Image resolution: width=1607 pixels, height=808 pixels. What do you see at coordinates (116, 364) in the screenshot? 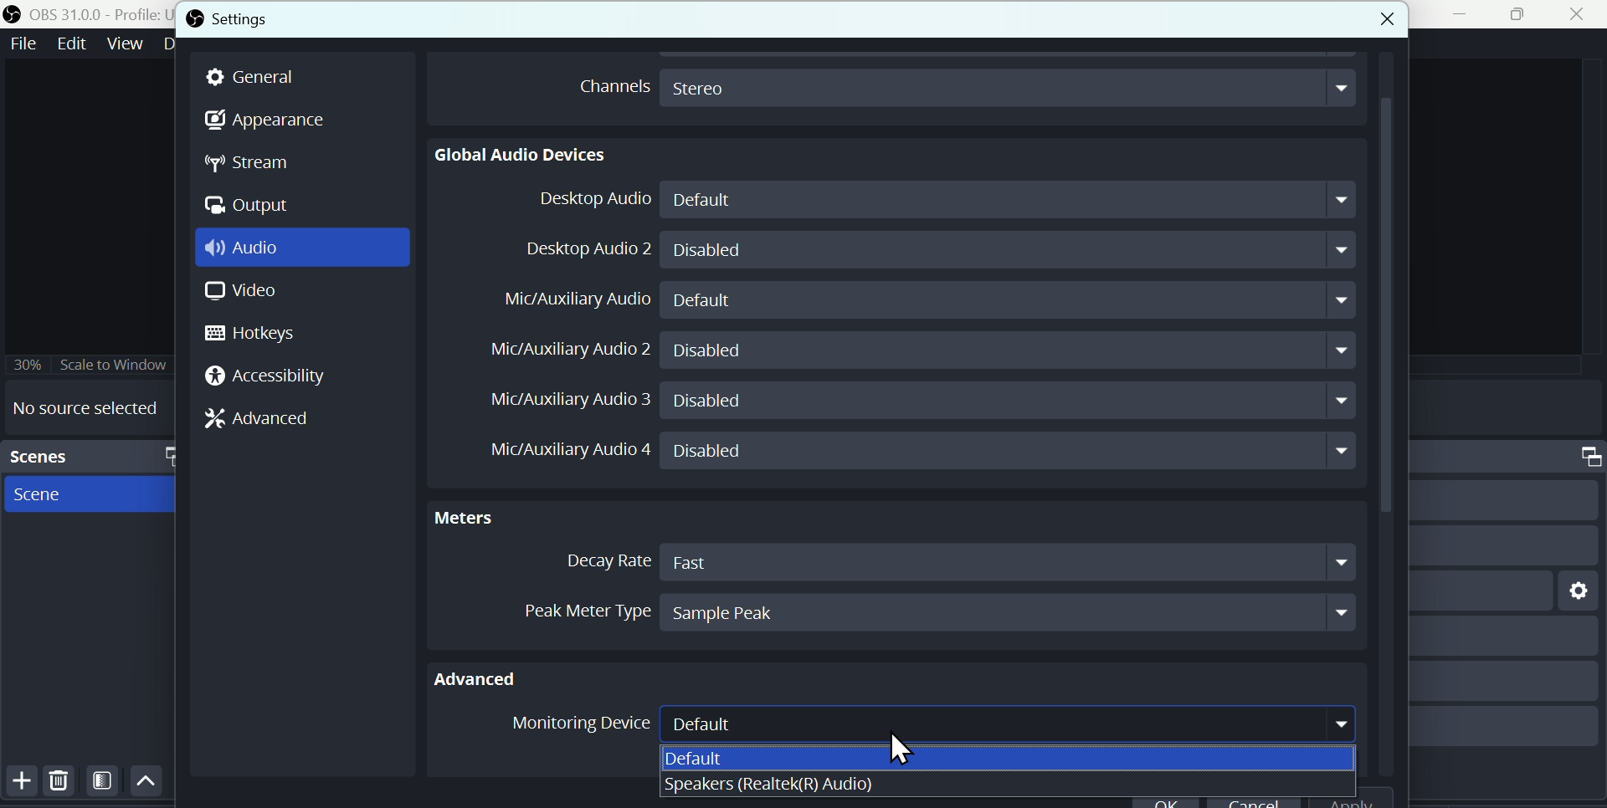
I see `Scale to window` at bounding box center [116, 364].